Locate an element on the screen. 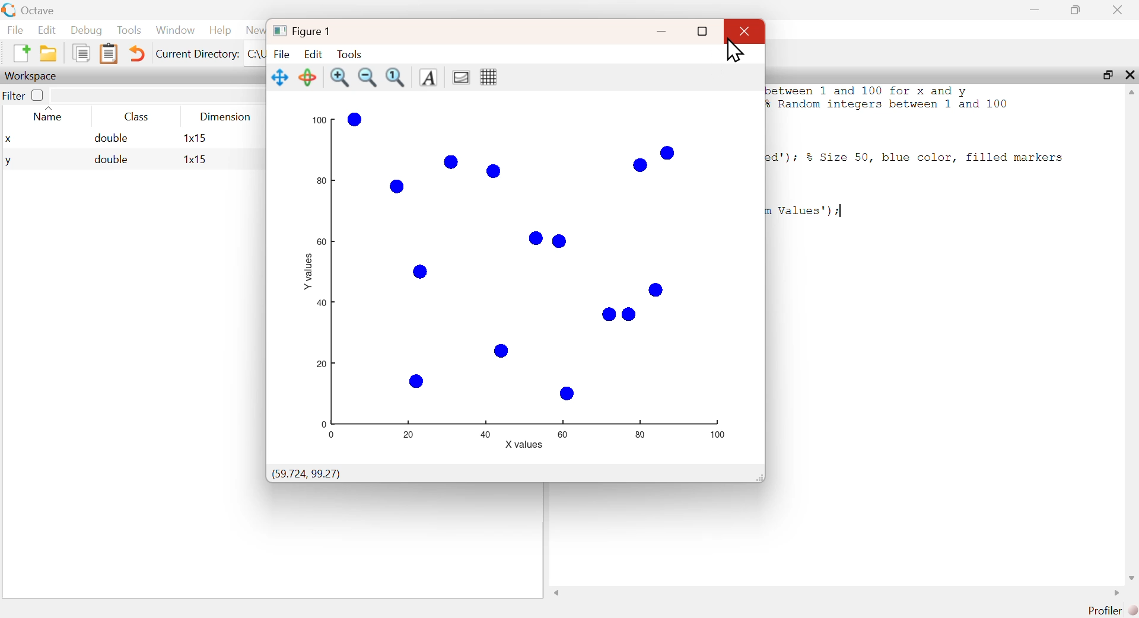 Image resolution: width=1139 pixels, height=618 pixels. scroll right is located at coordinates (1116, 593).